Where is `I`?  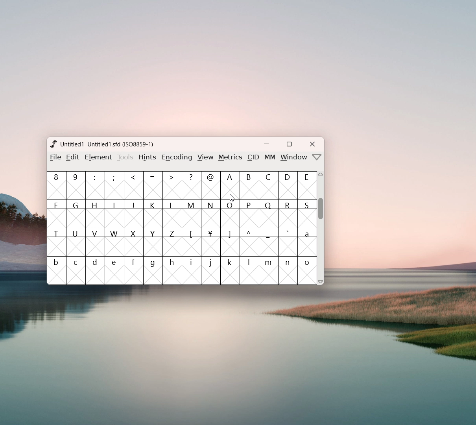
I is located at coordinates (114, 214).